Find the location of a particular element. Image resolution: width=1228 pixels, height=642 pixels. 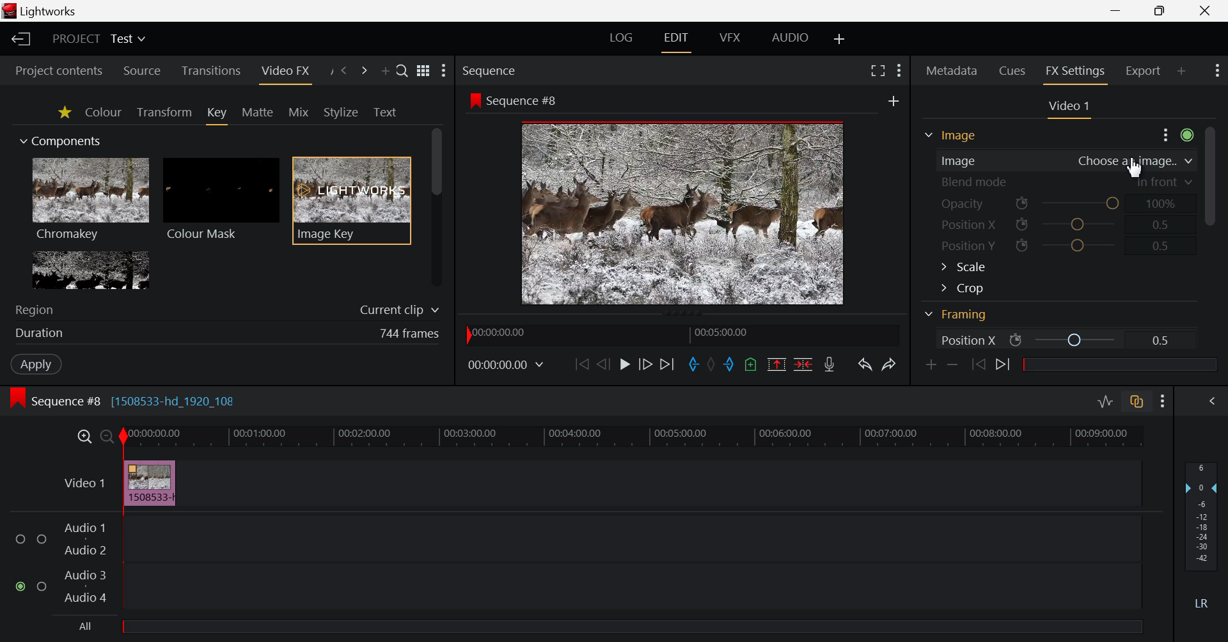

Next Panel is located at coordinates (364, 70).